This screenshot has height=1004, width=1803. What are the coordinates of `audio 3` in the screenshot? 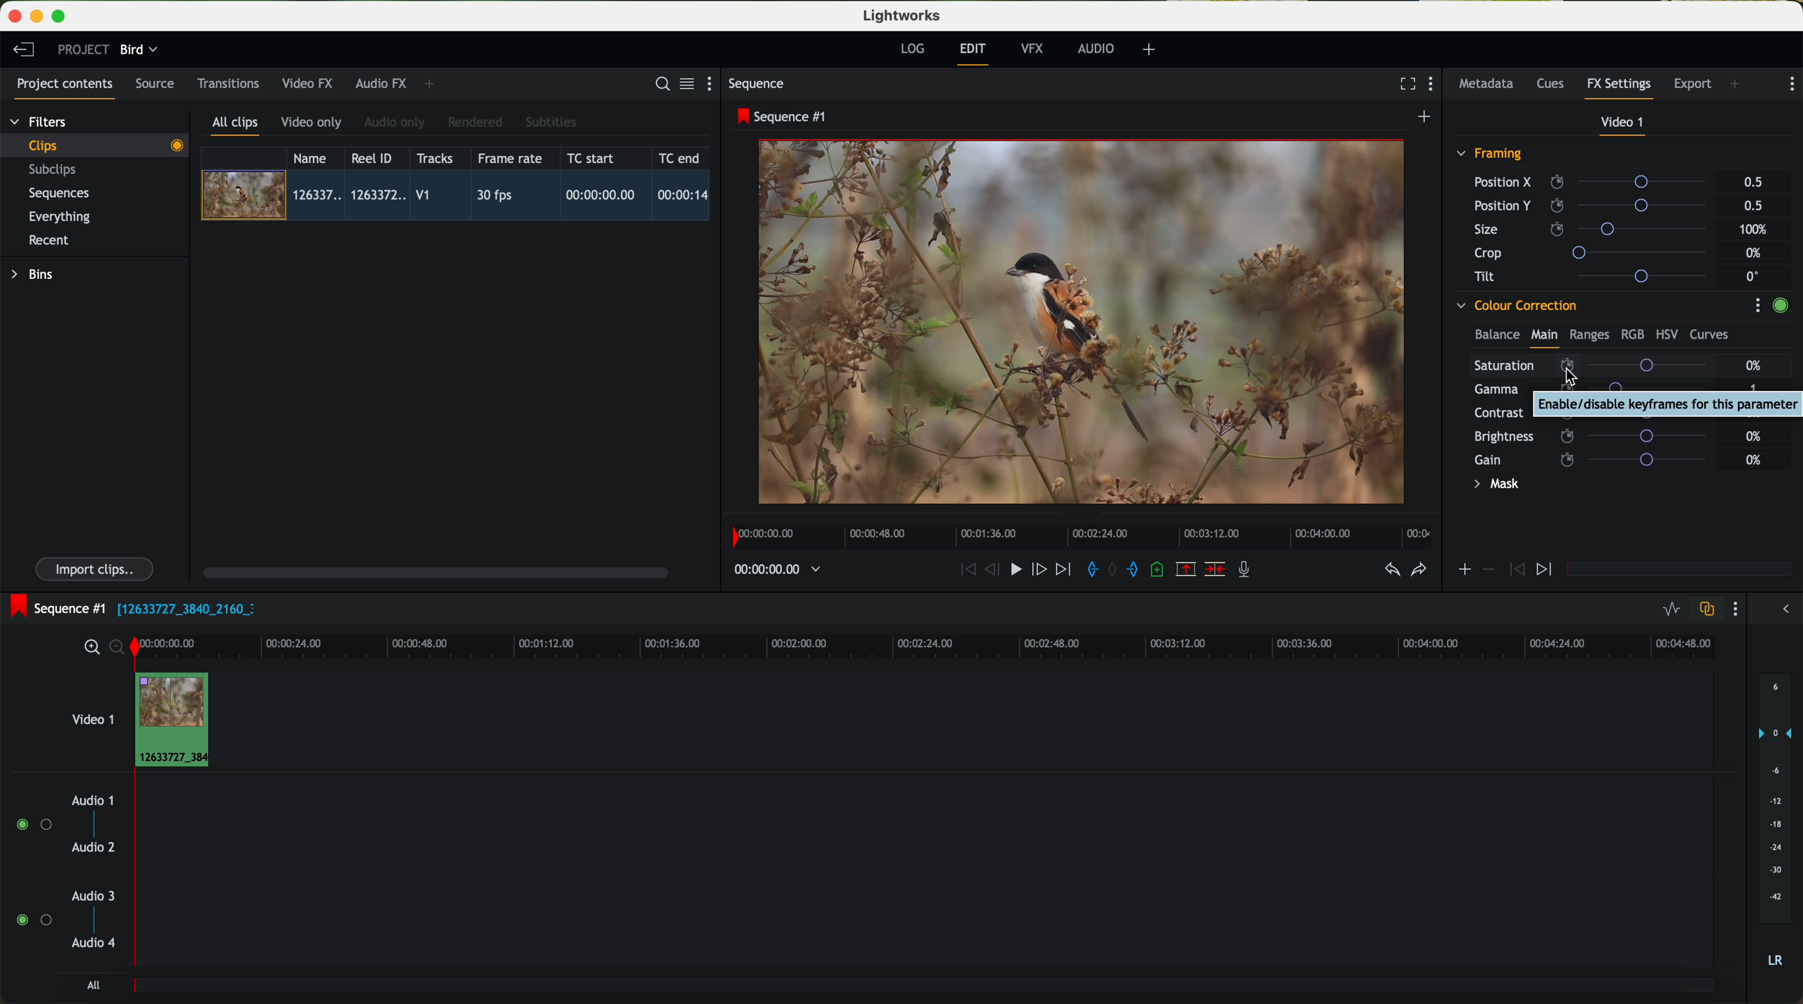 It's located at (87, 895).